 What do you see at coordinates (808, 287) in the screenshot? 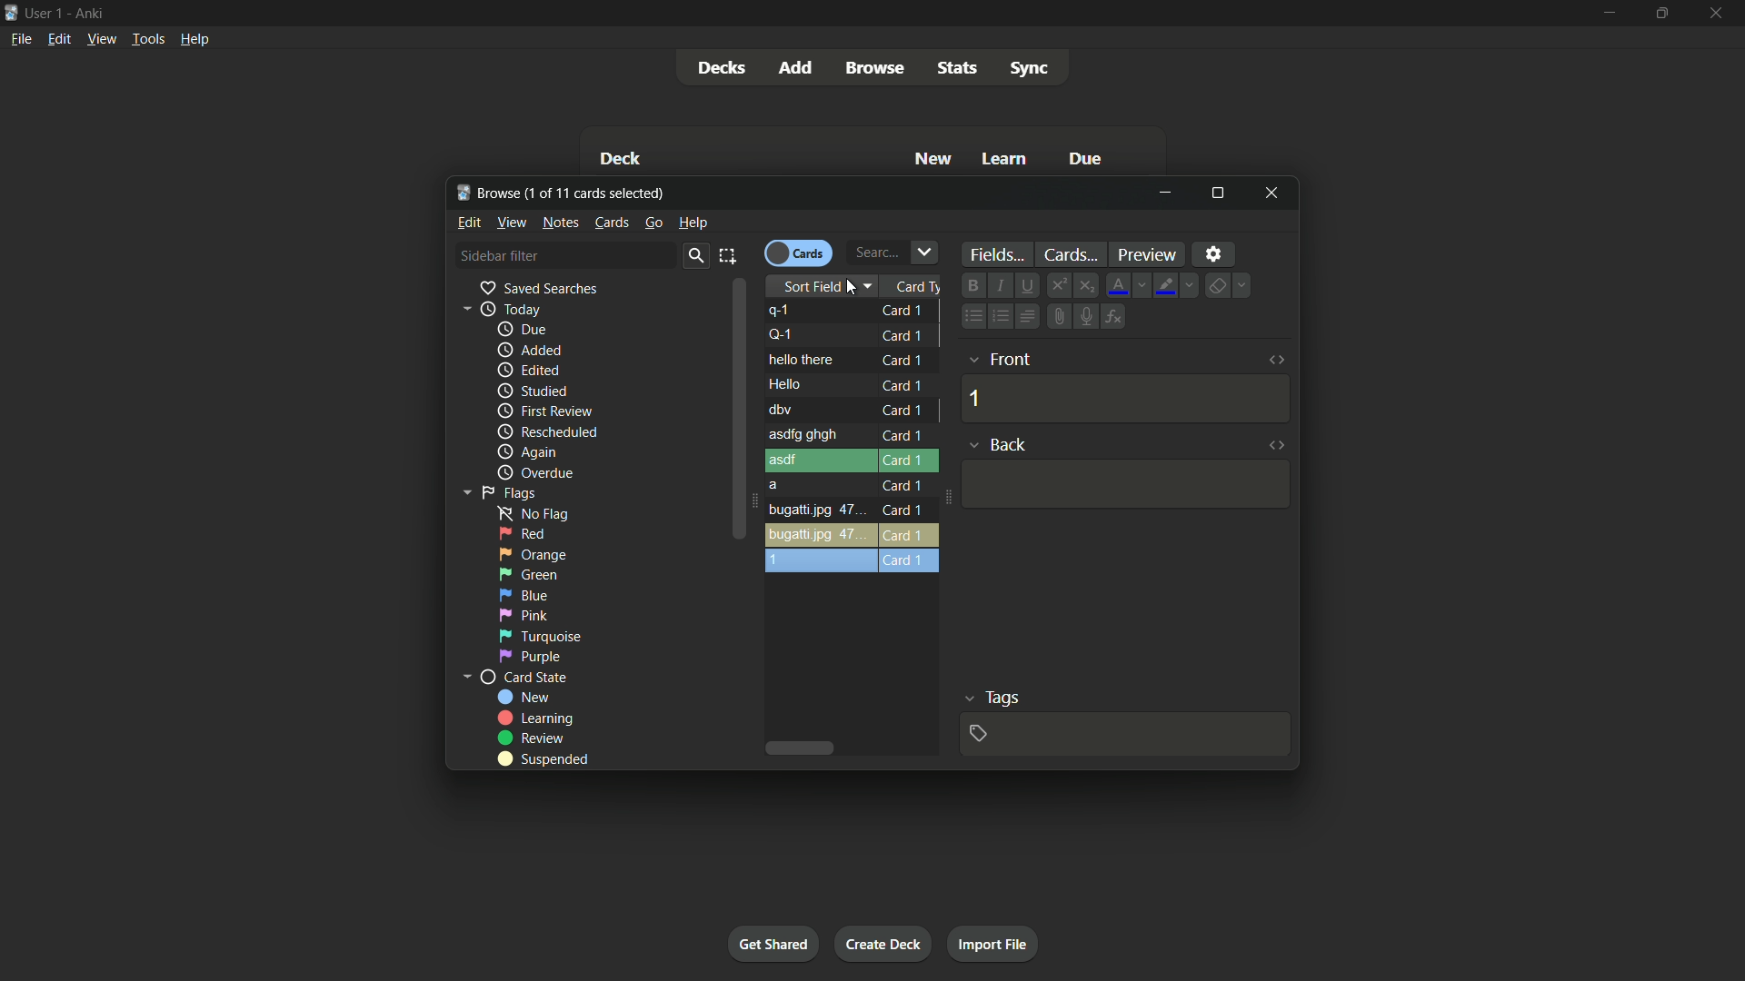
I see `sort field` at bounding box center [808, 287].